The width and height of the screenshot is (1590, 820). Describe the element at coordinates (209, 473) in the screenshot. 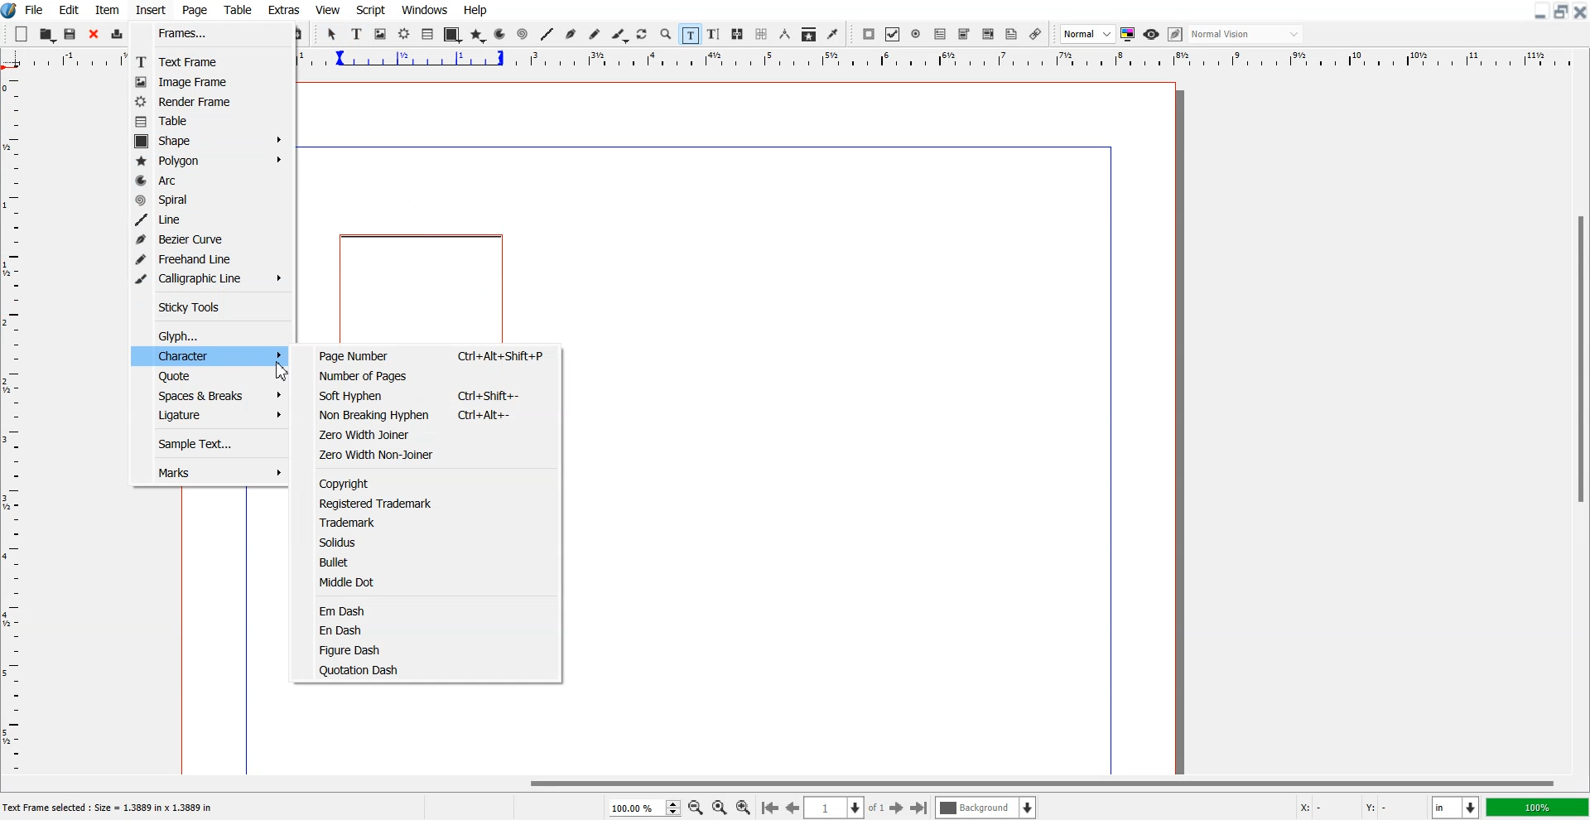

I see `Marks` at that location.